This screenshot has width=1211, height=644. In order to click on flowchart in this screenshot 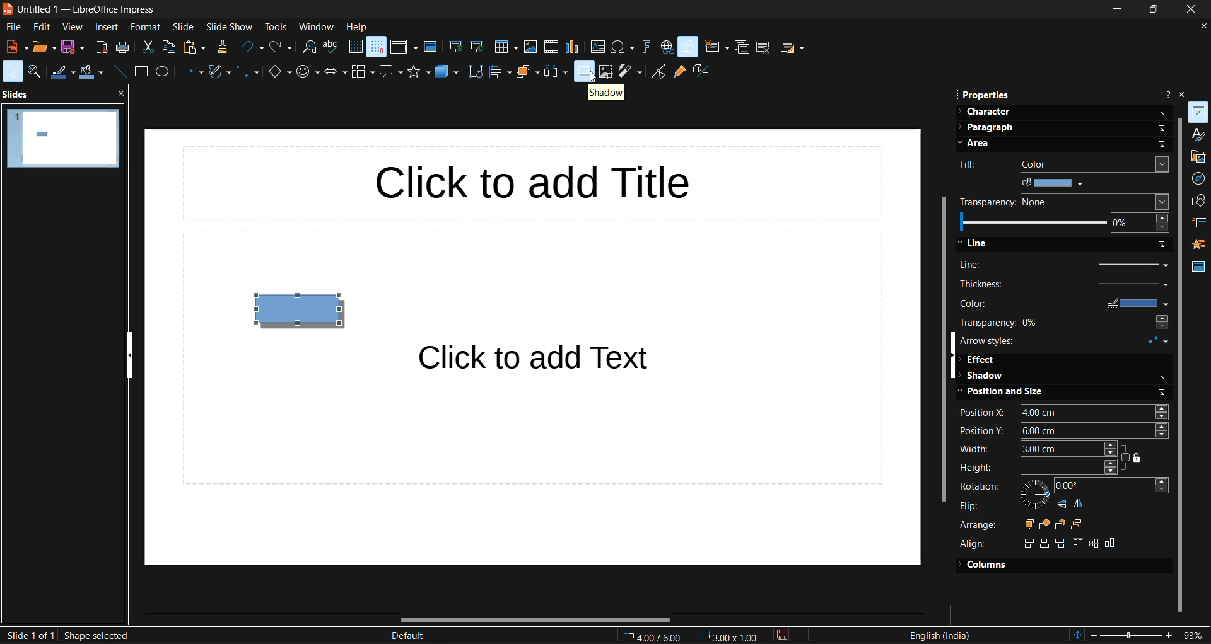, I will do `click(362, 72)`.